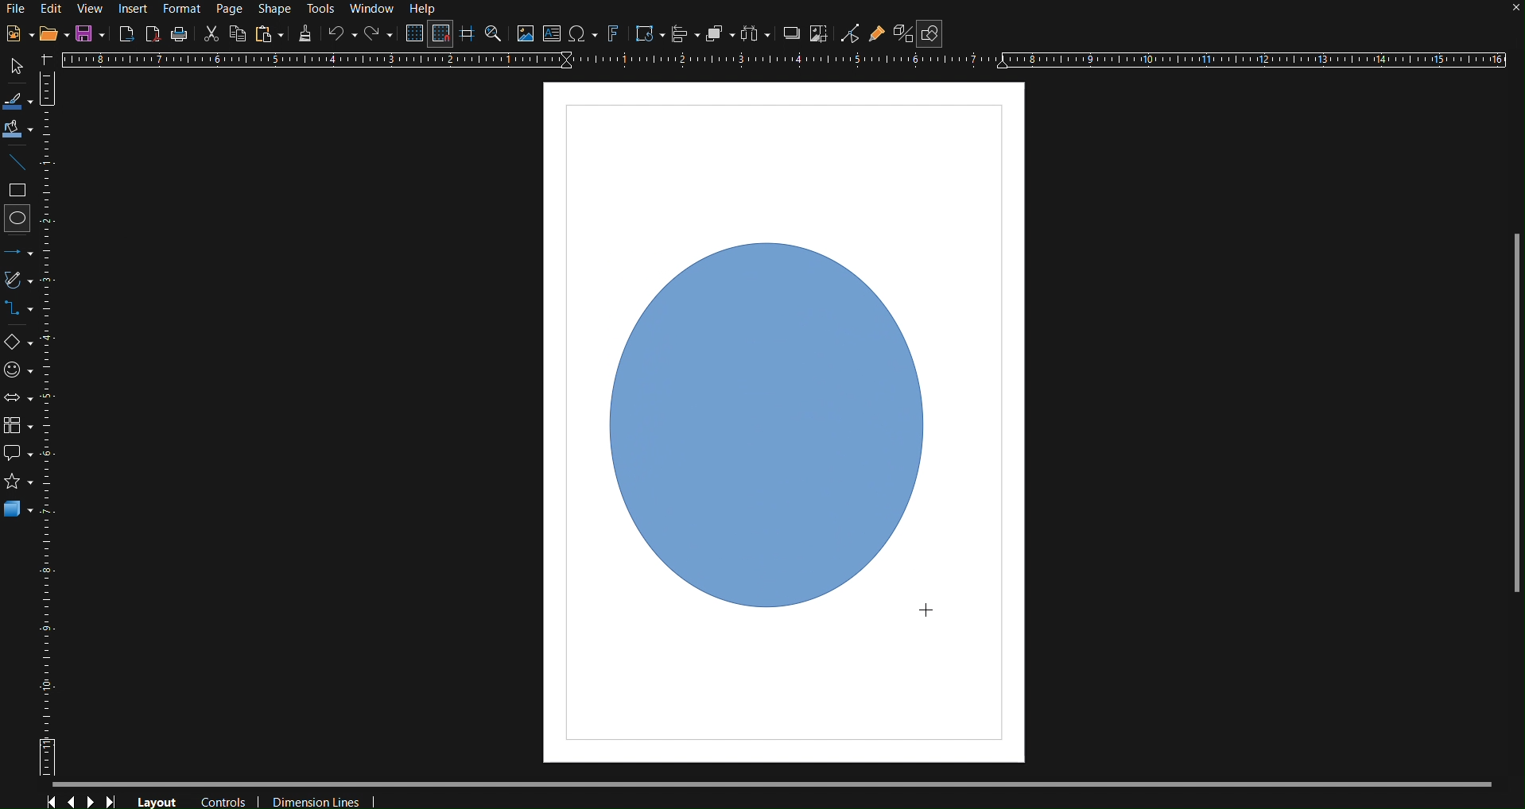  What do you see at coordinates (581, 35) in the screenshot?
I see `Insert special character` at bounding box center [581, 35].